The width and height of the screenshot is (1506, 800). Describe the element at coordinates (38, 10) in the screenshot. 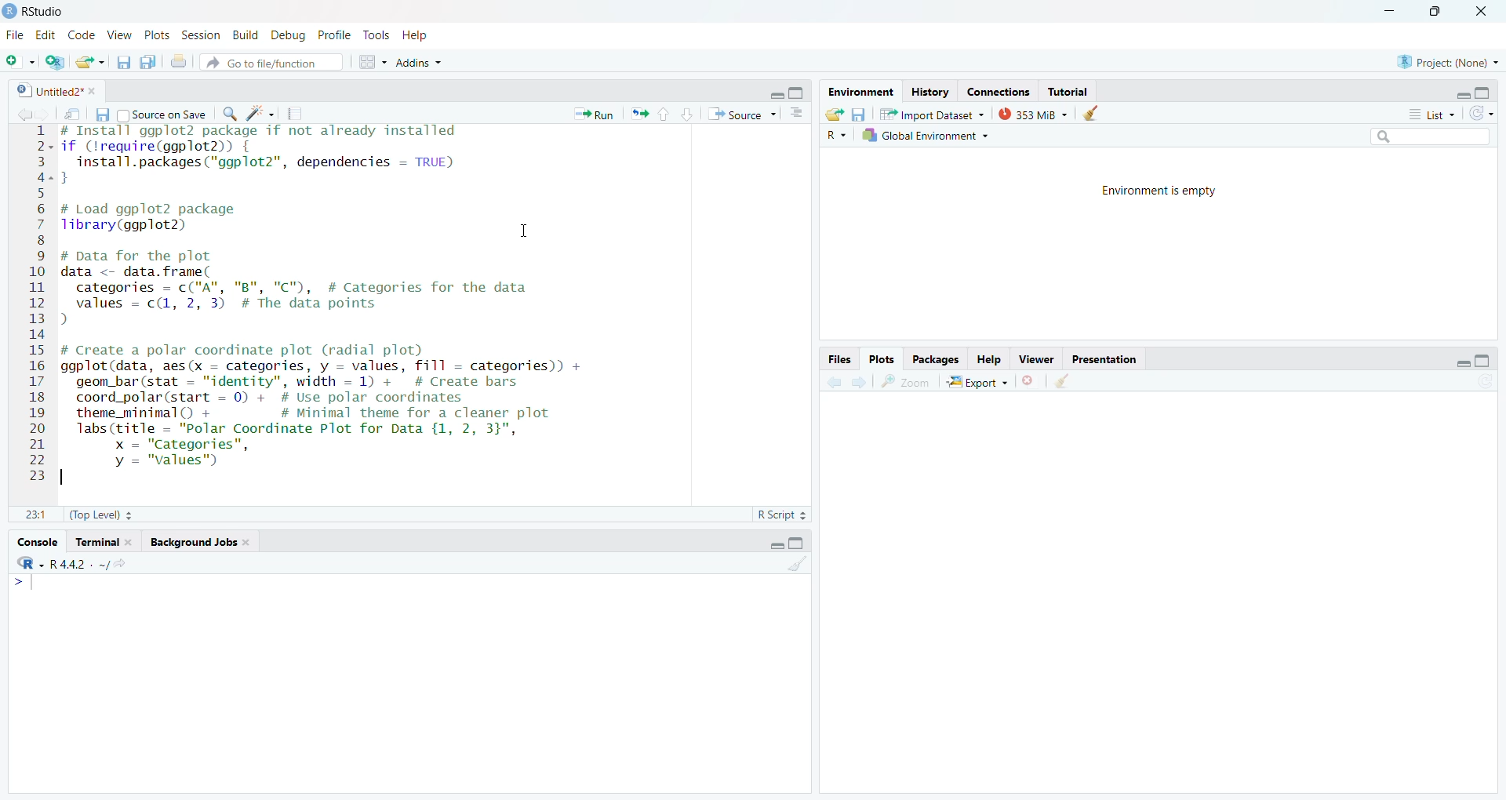

I see ` RStudio` at that location.